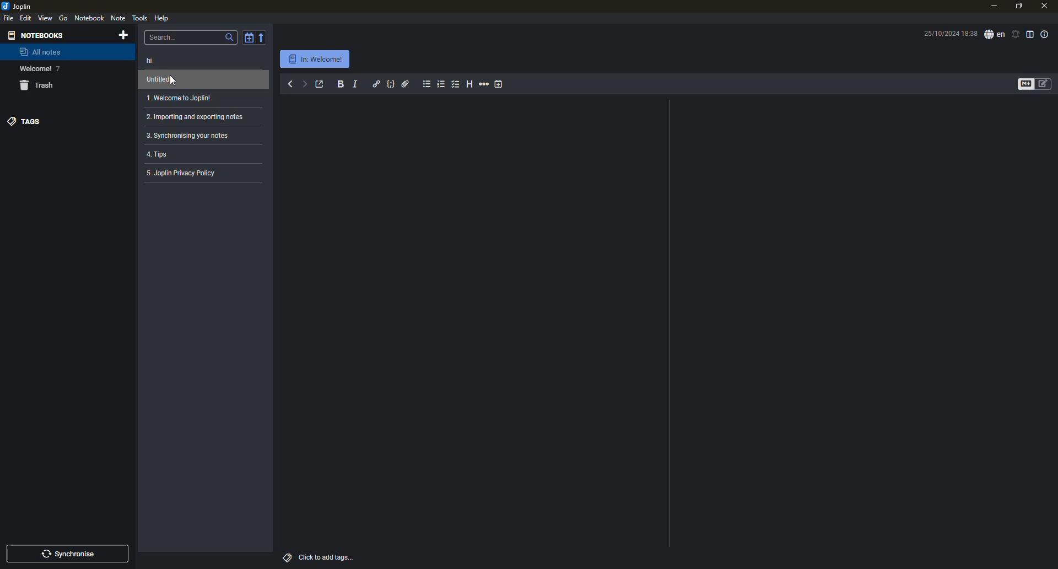 The width and height of the screenshot is (1058, 569). What do you see at coordinates (8, 18) in the screenshot?
I see `file` at bounding box center [8, 18].